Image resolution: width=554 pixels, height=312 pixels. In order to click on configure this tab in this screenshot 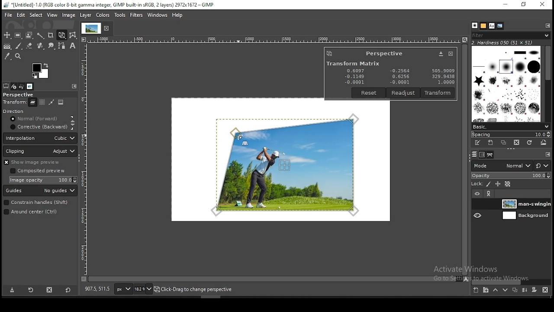, I will do `click(547, 154)`.